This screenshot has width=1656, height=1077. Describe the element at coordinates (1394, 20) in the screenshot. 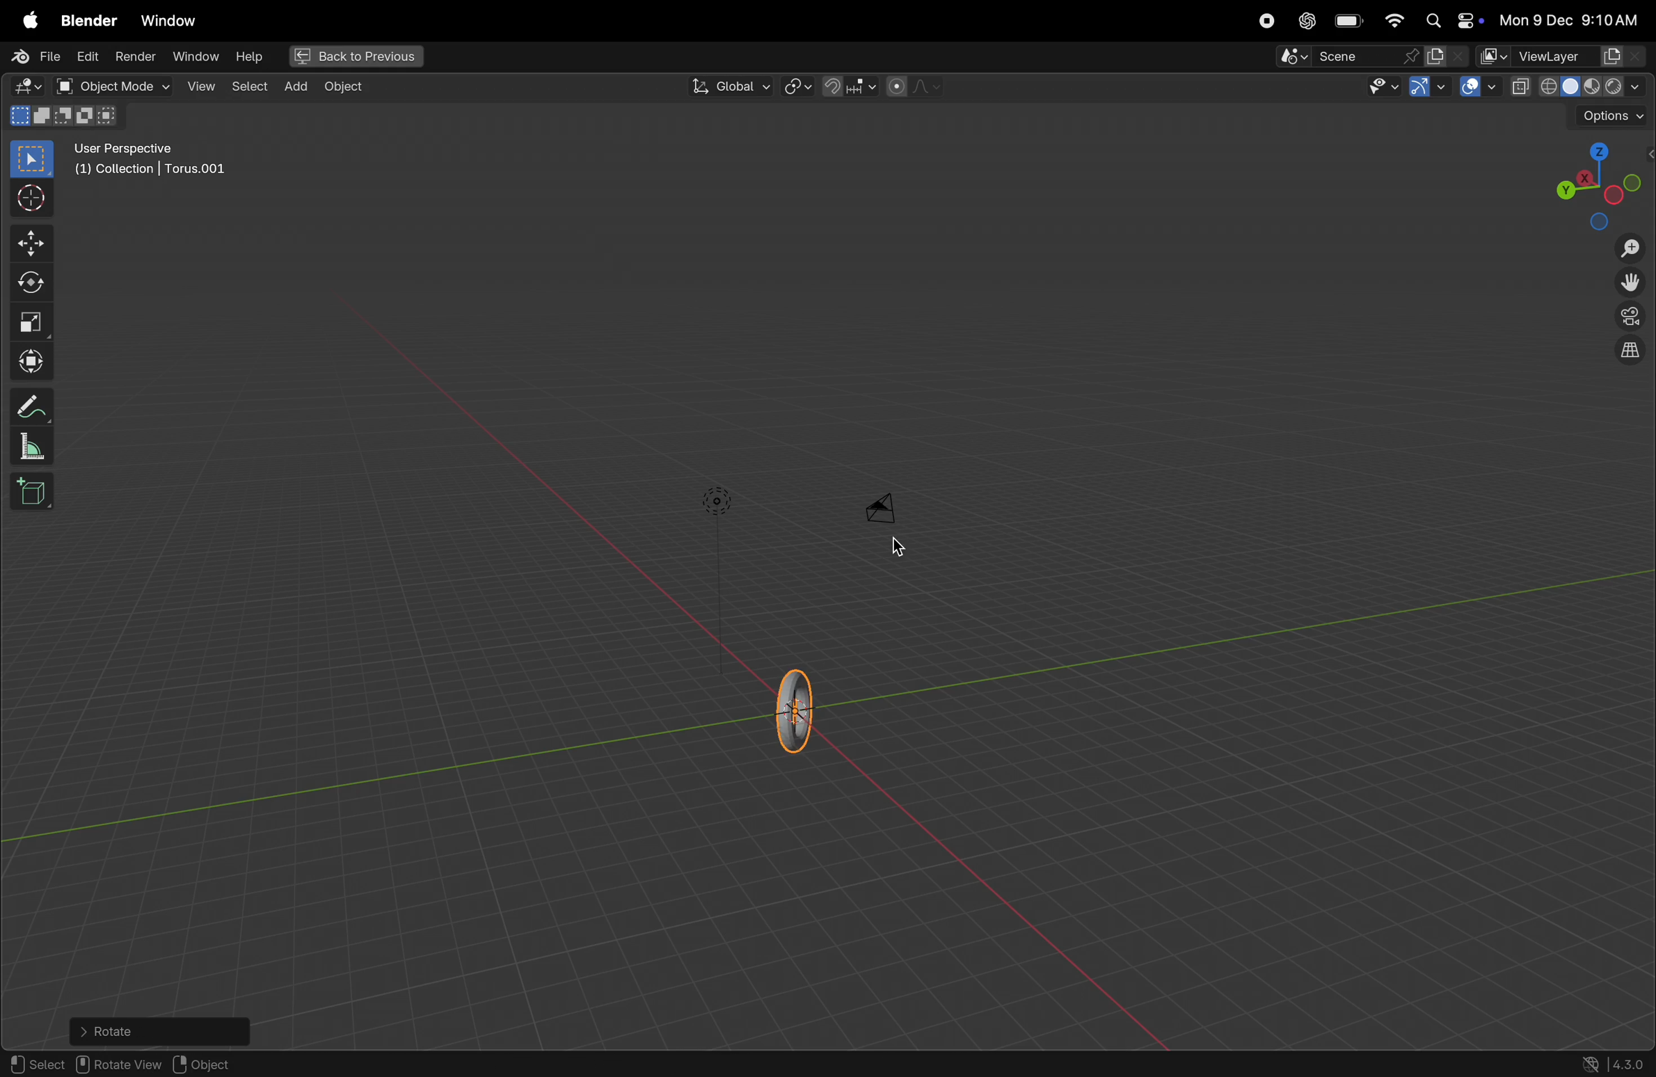

I see `wifi` at that location.